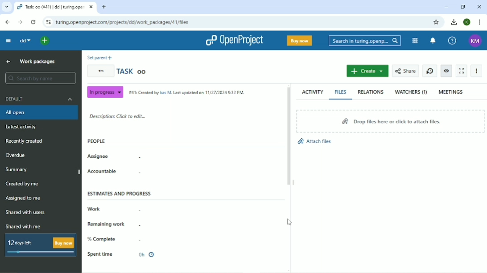 This screenshot has height=273, width=487. I want to click on Meetings, so click(452, 91).